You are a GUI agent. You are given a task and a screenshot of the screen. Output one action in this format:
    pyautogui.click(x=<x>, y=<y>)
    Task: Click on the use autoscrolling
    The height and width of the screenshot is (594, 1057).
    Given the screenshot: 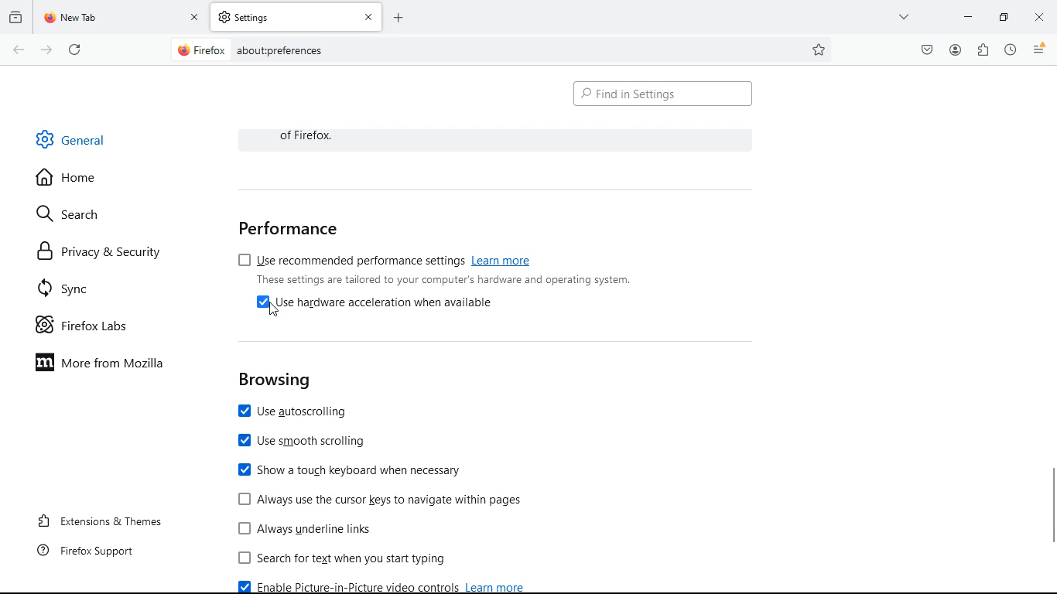 What is the action you would take?
    pyautogui.click(x=299, y=411)
    